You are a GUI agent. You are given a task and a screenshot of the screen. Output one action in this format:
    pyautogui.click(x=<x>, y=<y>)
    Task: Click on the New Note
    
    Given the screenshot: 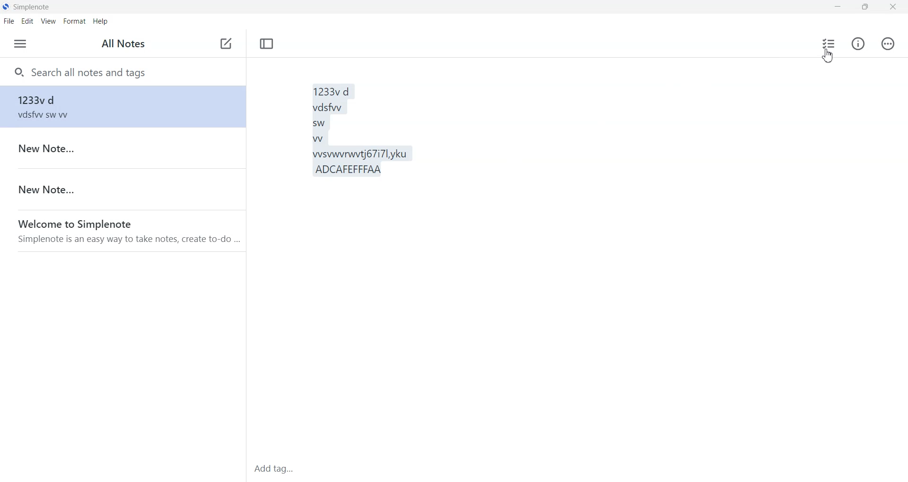 What is the action you would take?
    pyautogui.click(x=122, y=189)
    